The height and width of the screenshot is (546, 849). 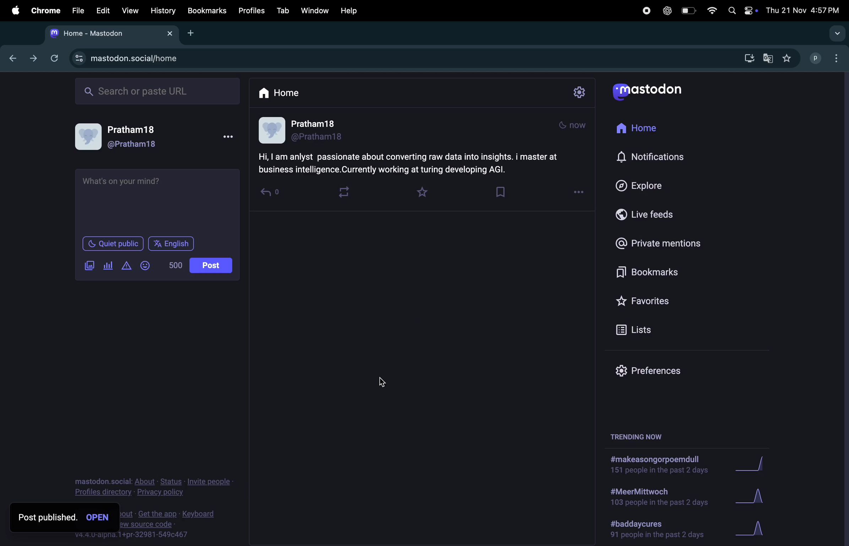 I want to click on view, so click(x=130, y=10).